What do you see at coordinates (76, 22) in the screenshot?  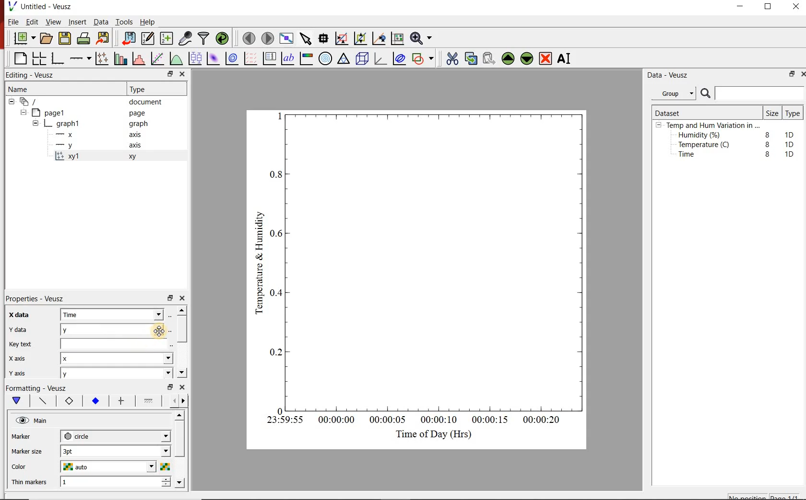 I see `Insert` at bounding box center [76, 22].